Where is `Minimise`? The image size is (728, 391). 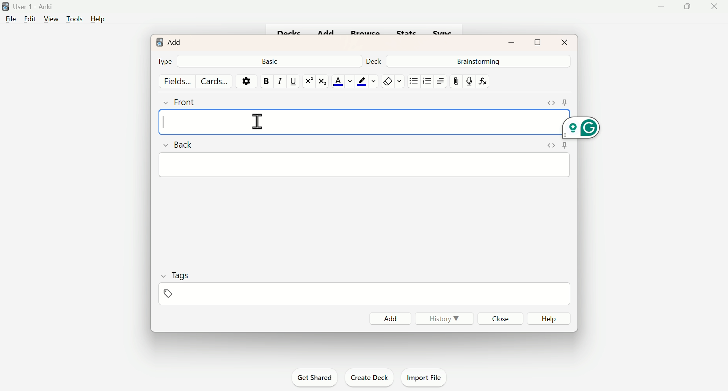
Minimise is located at coordinates (660, 9).